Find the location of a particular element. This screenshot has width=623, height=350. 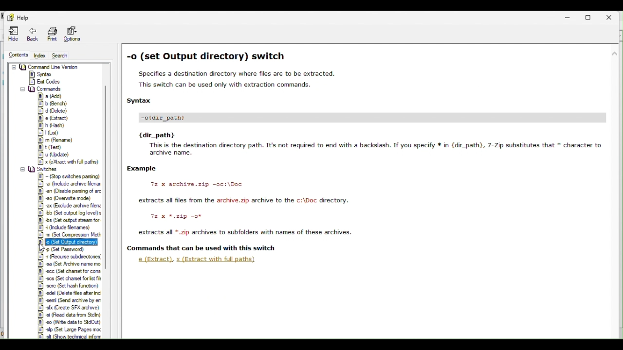

Commands is located at coordinates (40, 88).